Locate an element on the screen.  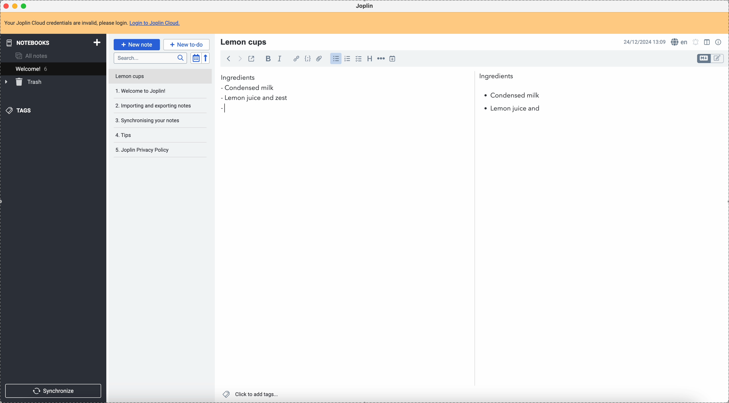
attach file is located at coordinates (318, 59).